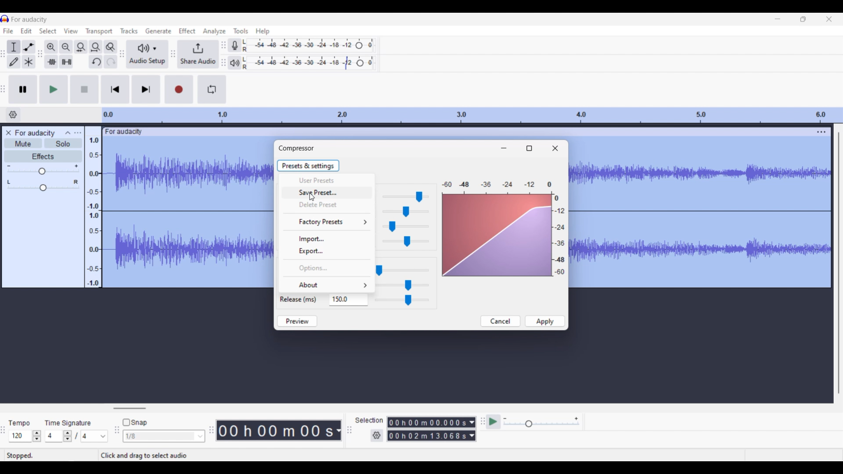 This screenshot has height=474, width=843. I want to click on Effect menu, so click(187, 31).